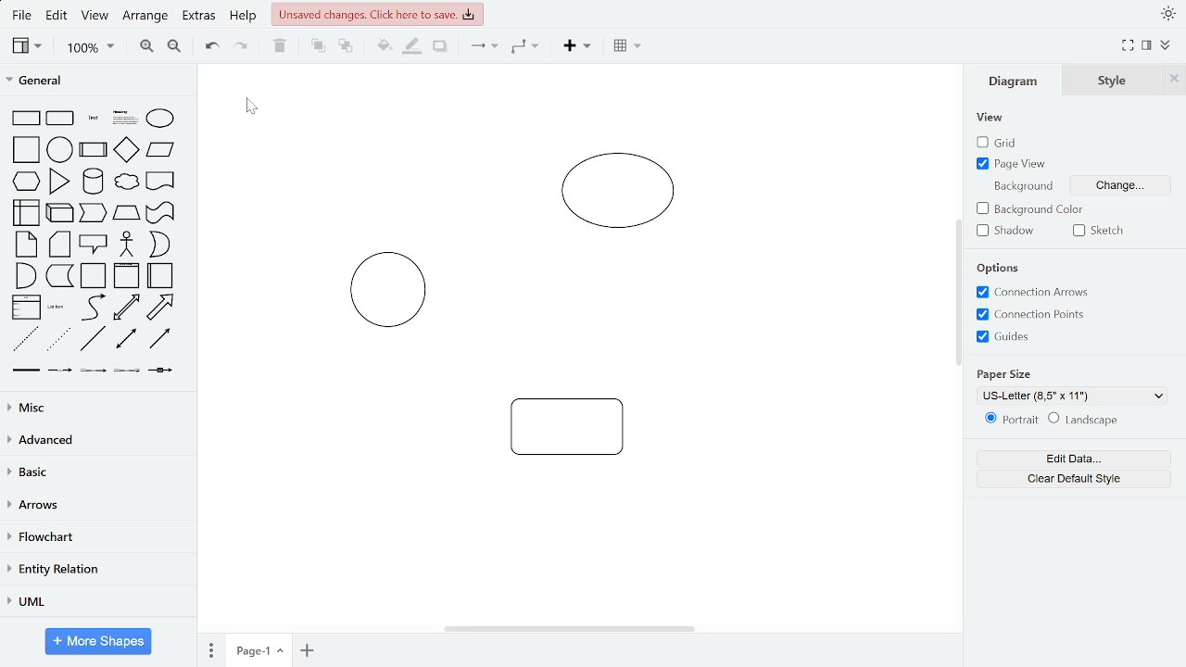  What do you see at coordinates (1166, 45) in the screenshot?
I see `collapse` at bounding box center [1166, 45].